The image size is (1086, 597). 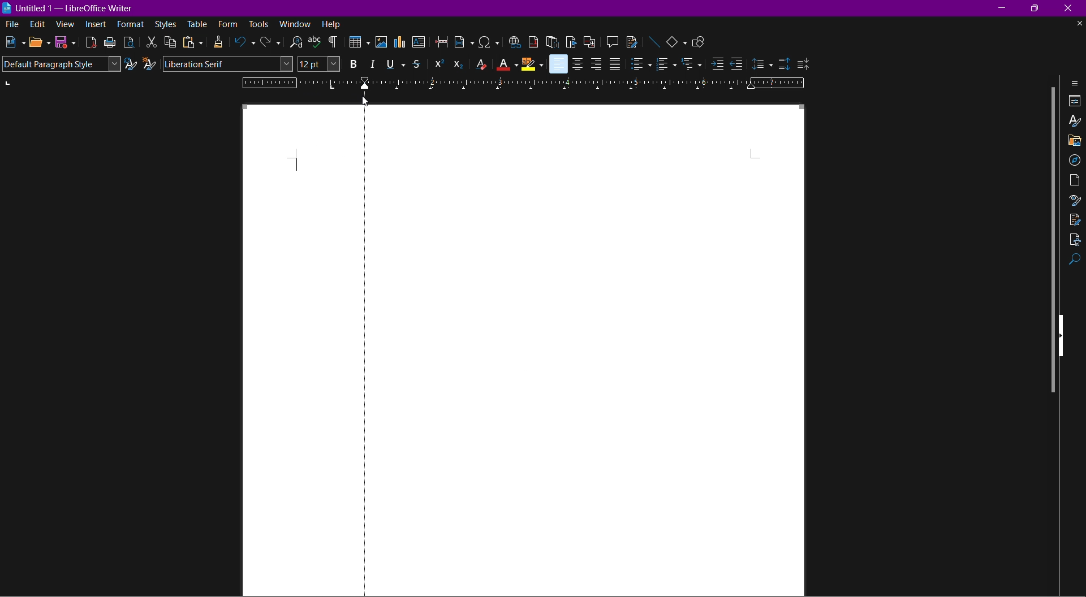 What do you see at coordinates (131, 25) in the screenshot?
I see `format` at bounding box center [131, 25].